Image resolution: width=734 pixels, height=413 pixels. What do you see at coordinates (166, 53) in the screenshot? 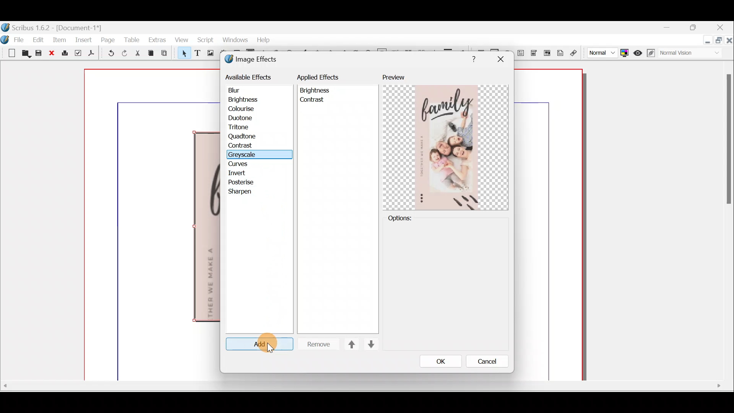
I see `Paste` at bounding box center [166, 53].